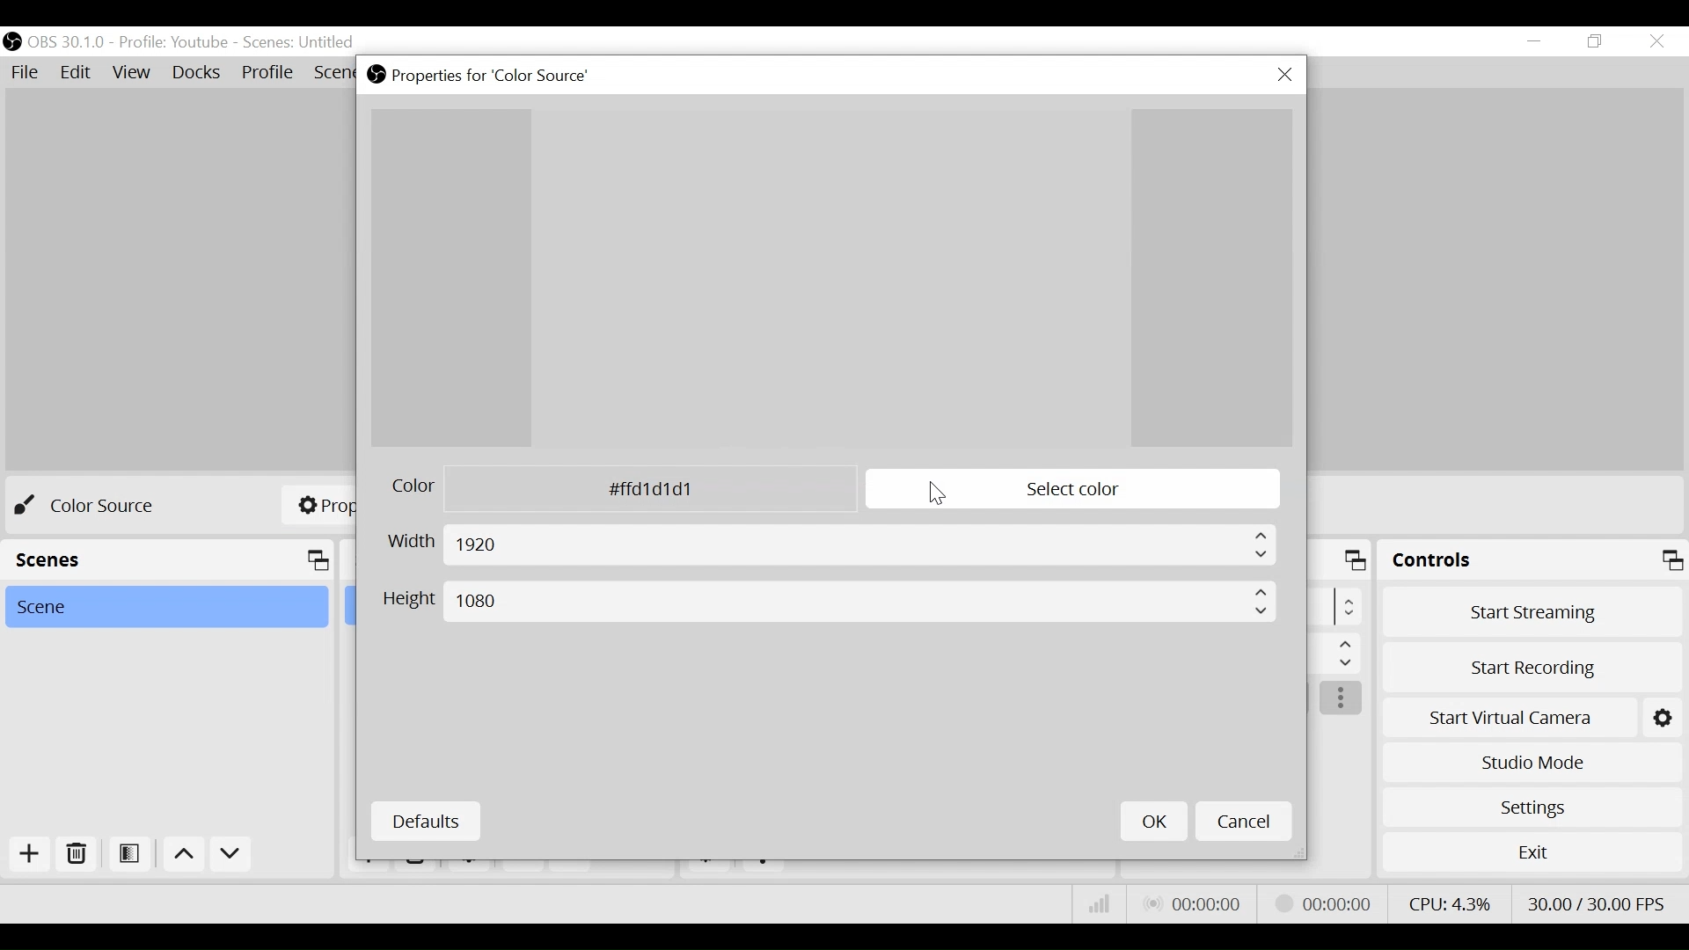 The width and height of the screenshot is (1689, 950). I want to click on HTML, so click(610, 488).